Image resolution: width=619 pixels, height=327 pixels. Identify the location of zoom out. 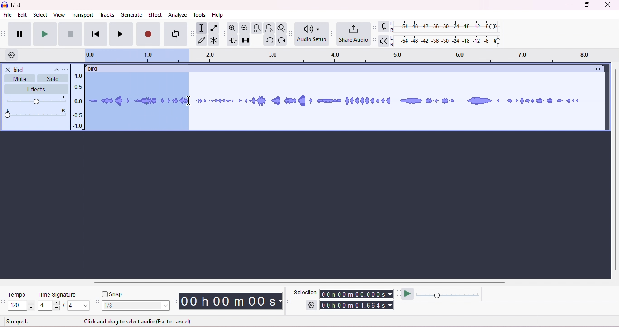
(245, 28).